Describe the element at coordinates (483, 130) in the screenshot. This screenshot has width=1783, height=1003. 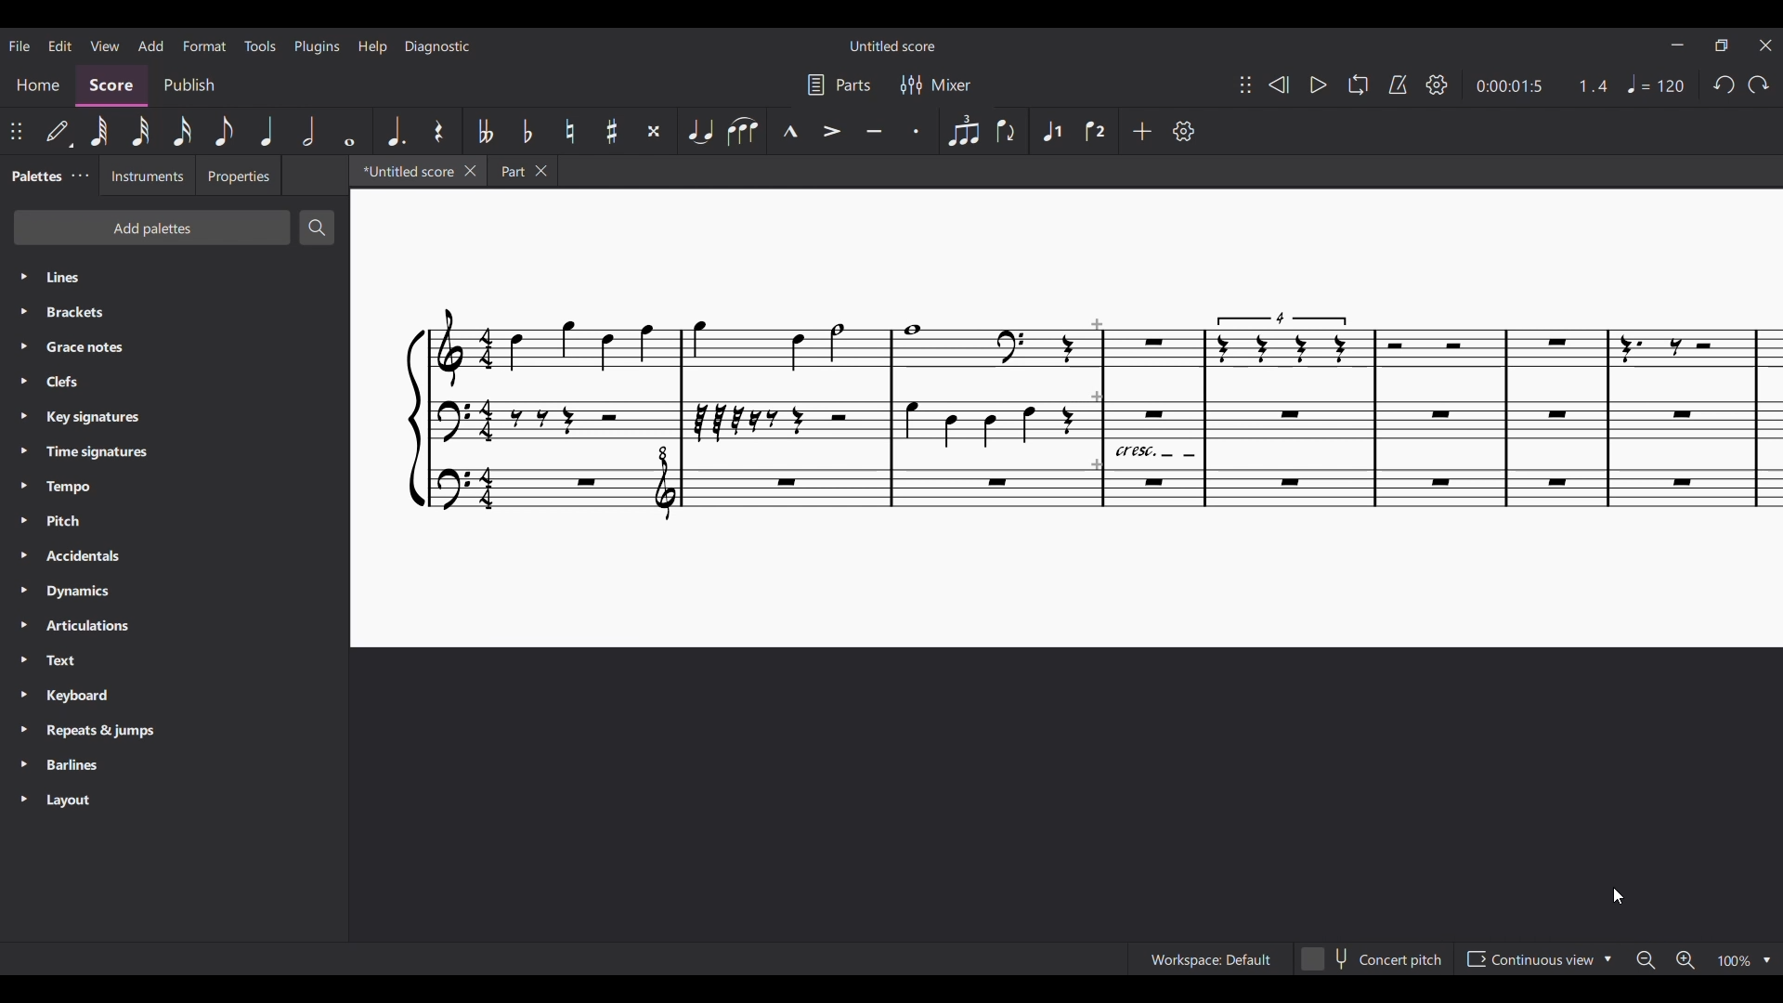
I see `Toggle double flat` at that location.